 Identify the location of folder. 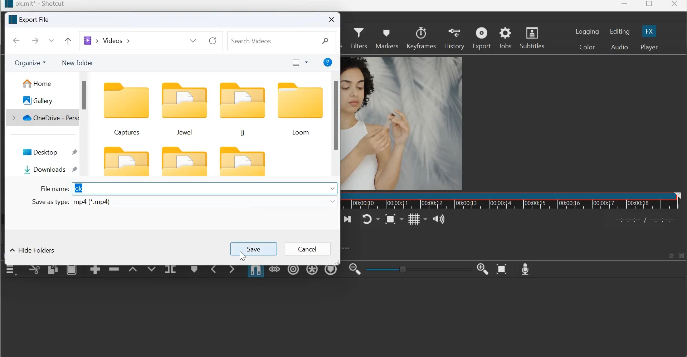
(245, 163).